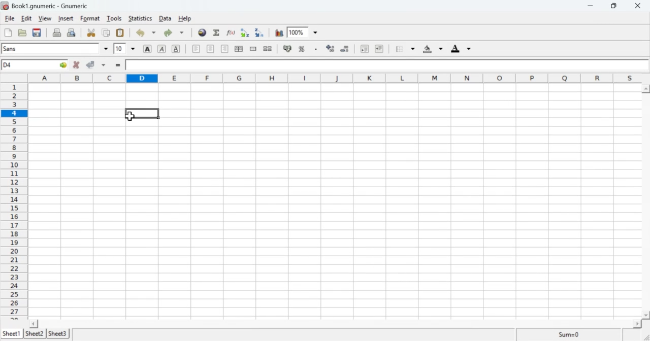  I want to click on Worksheet, so click(335, 200).